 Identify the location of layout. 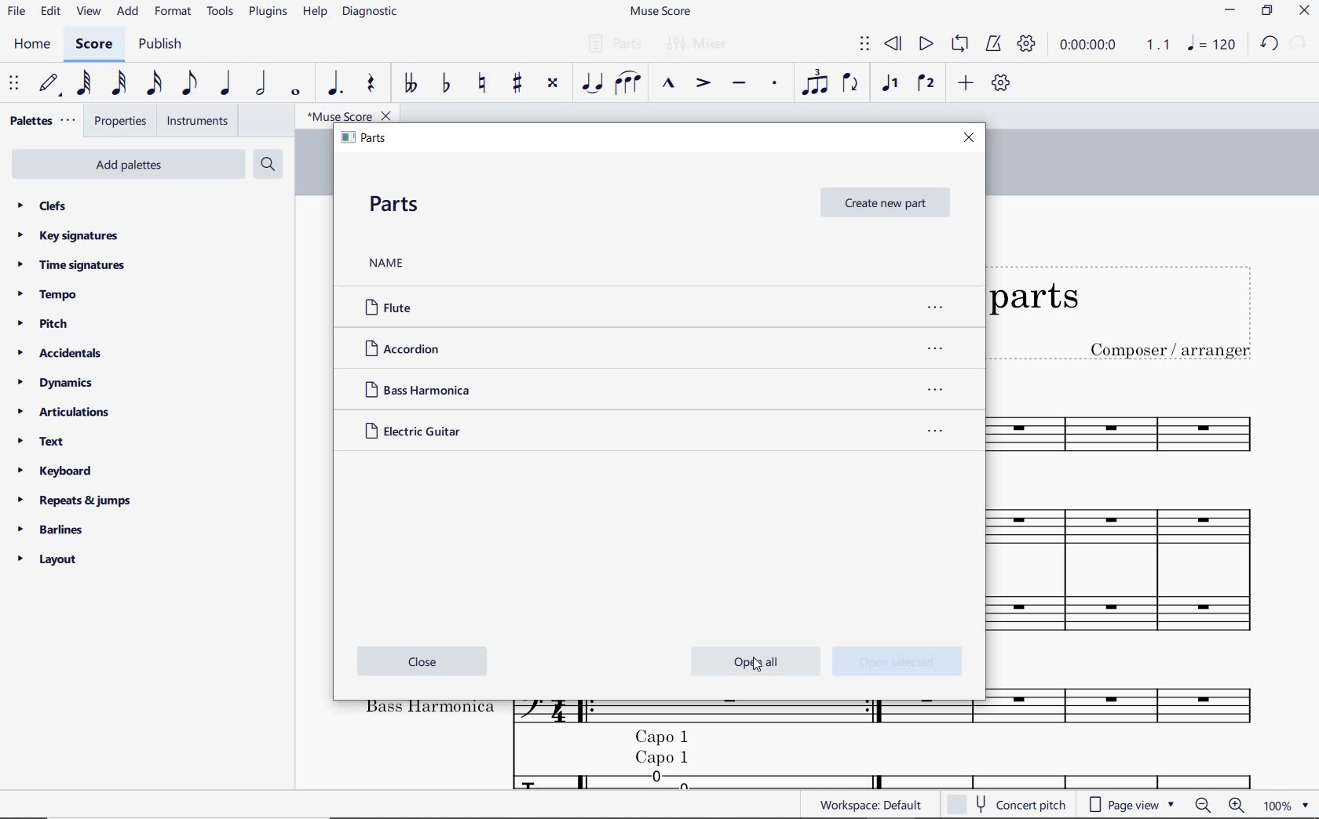
(49, 559).